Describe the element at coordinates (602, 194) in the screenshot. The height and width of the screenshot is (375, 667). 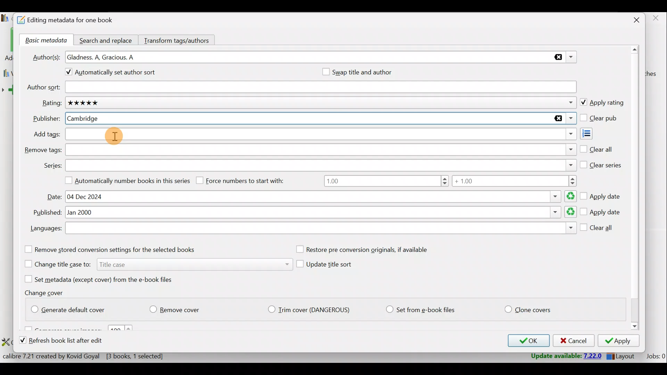
I see `Apply date` at that location.